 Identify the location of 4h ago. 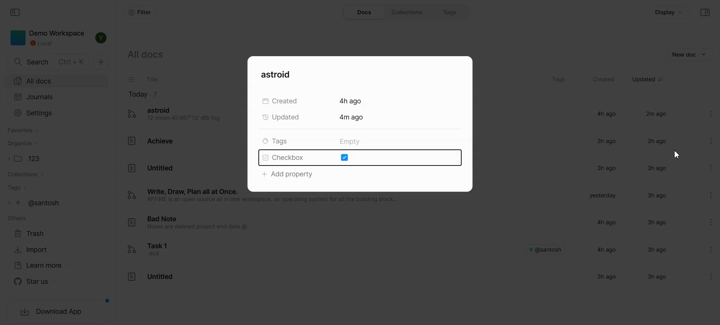
(606, 249).